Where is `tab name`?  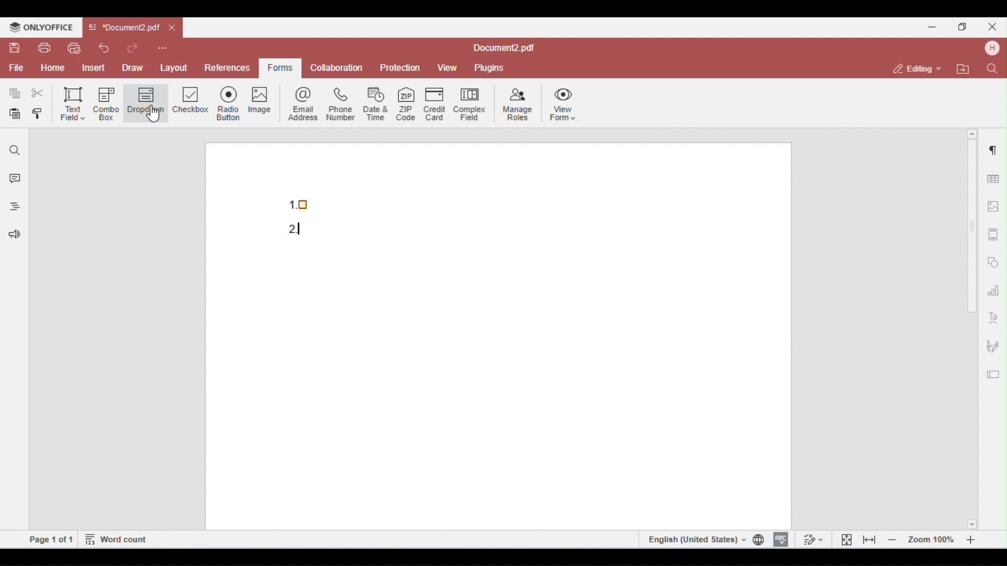
tab name is located at coordinates (124, 28).